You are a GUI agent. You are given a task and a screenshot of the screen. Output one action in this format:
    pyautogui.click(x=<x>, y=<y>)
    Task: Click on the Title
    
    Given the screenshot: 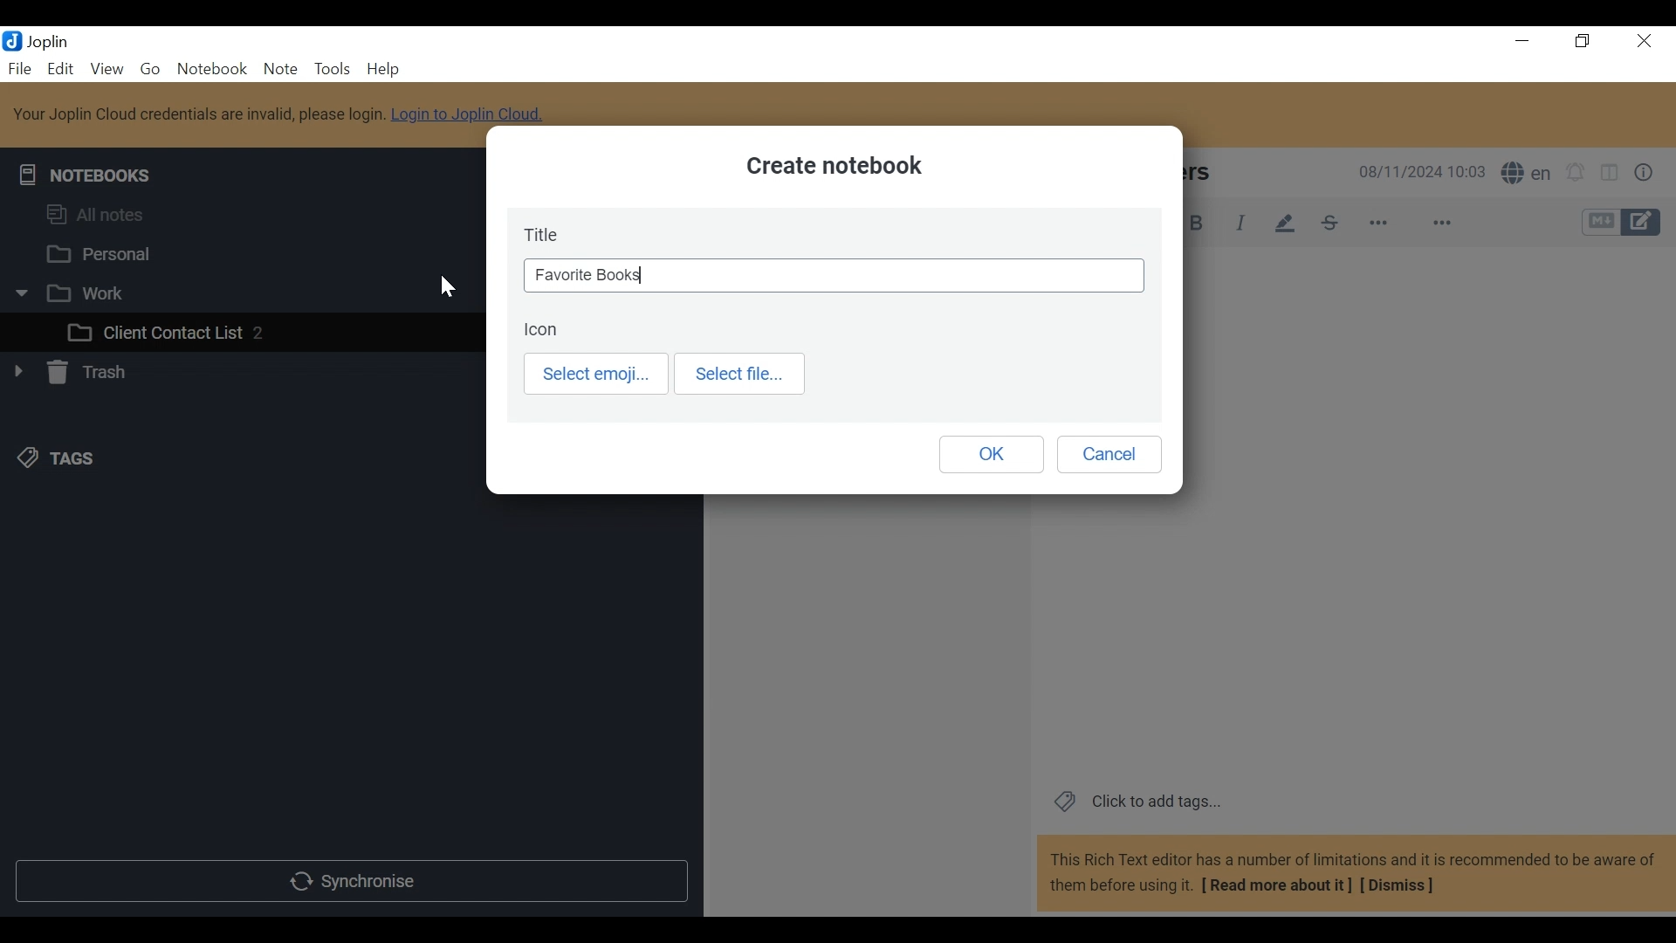 What is the action you would take?
    pyautogui.click(x=544, y=231)
    